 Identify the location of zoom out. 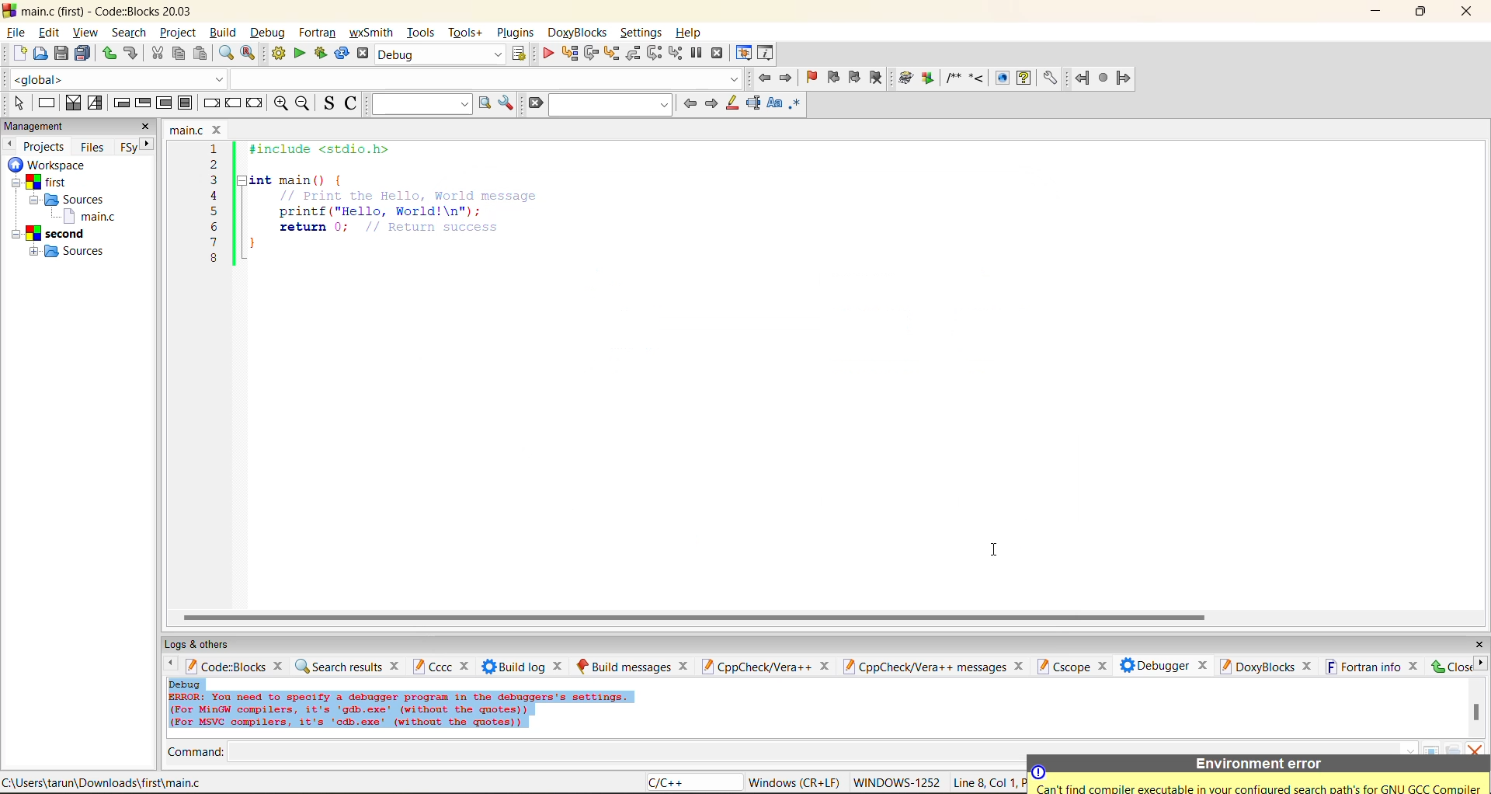
(302, 104).